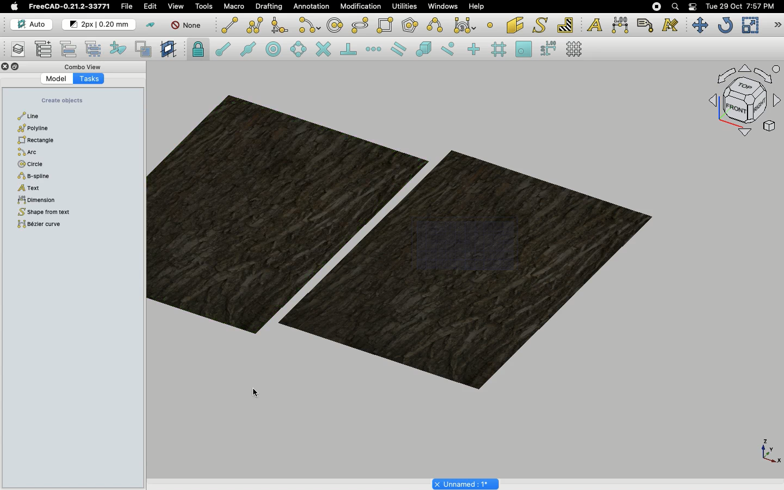 The image size is (784, 490). Describe the element at coordinates (16, 67) in the screenshot. I see `Collapse` at that location.